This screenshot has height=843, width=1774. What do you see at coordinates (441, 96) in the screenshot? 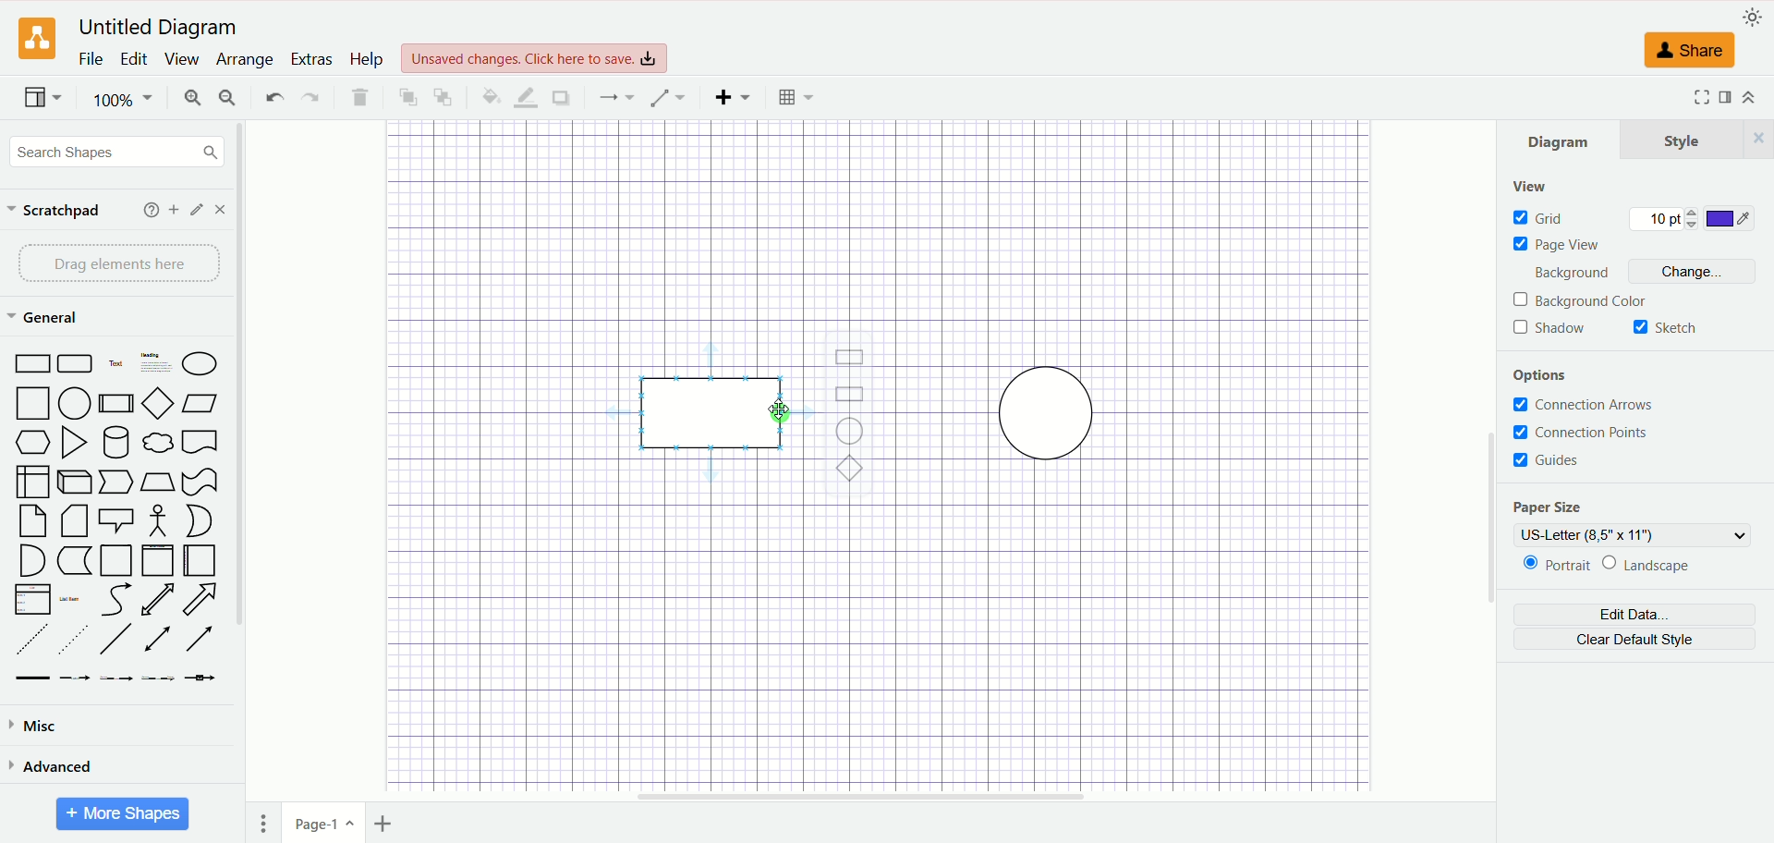
I see `to back` at bounding box center [441, 96].